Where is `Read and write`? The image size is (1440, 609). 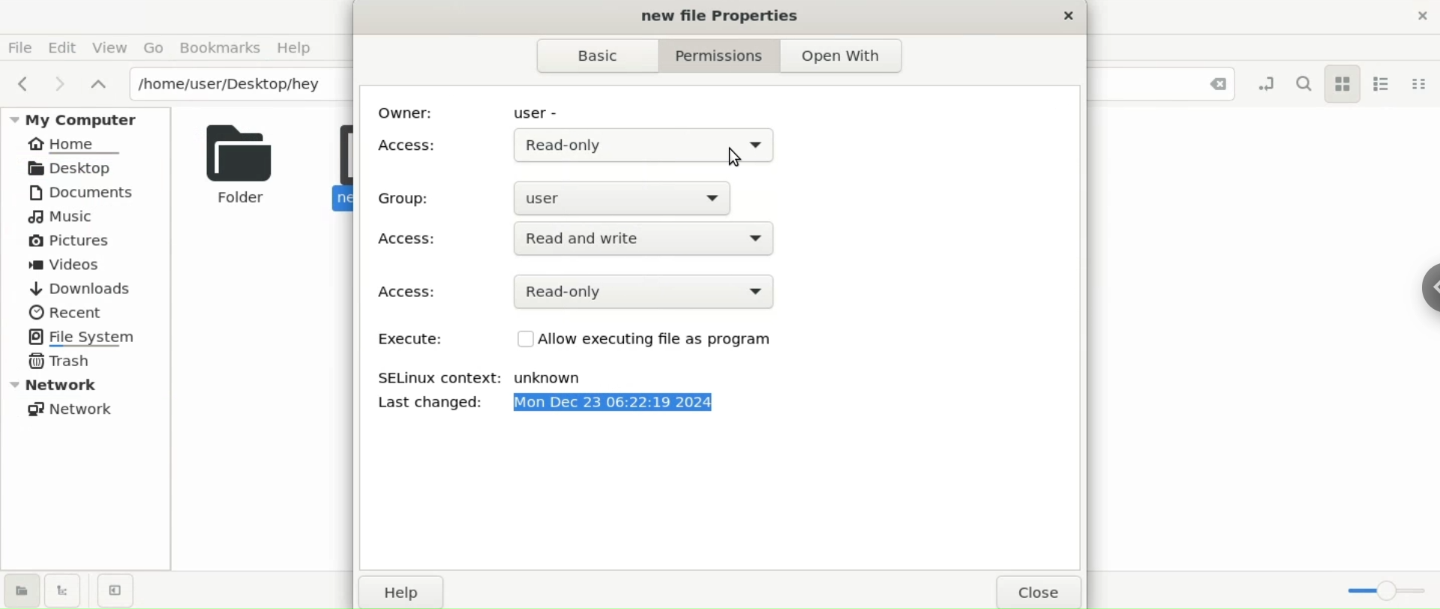 Read and write is located at coordinates (633, 241).